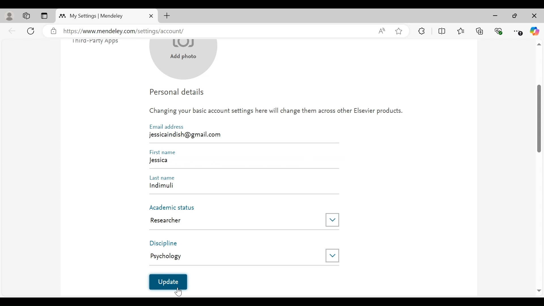 This screenshot has height=306, width=544. What do you see at coordinates (382, 31) in the screenshot?
I see `Read aloud this page` at bounding box center [382, 31].